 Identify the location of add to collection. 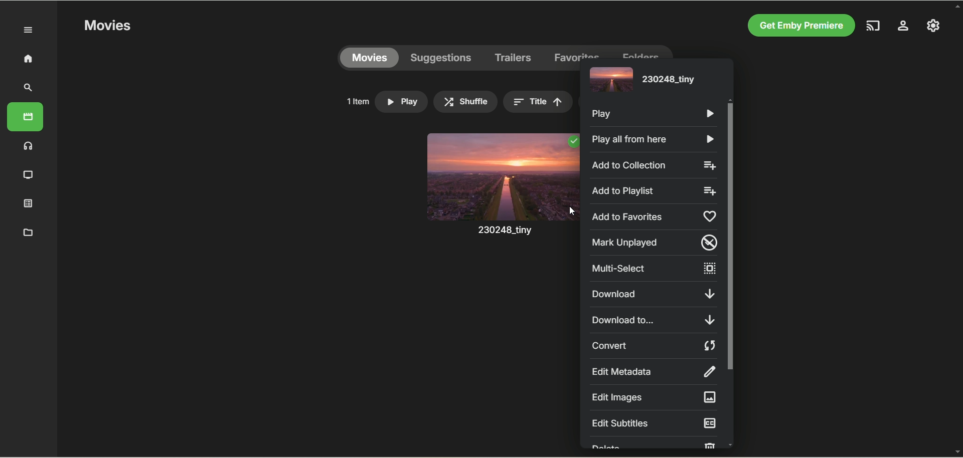
(654, 165).